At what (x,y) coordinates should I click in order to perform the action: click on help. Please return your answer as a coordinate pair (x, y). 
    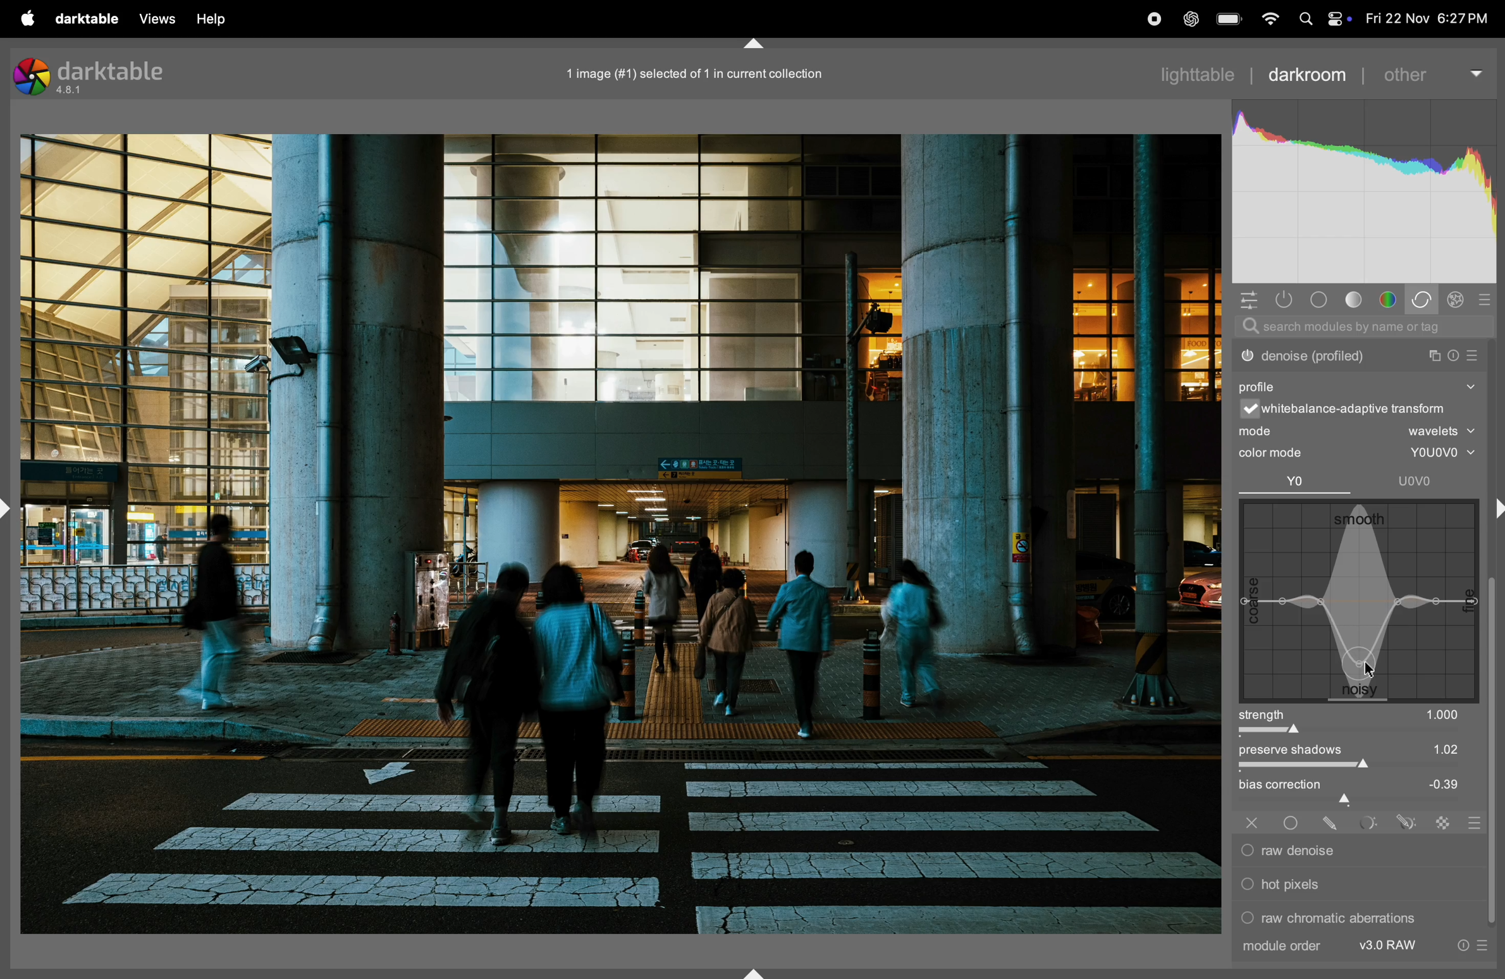
    Looking at the image, I should click on (217, 21).